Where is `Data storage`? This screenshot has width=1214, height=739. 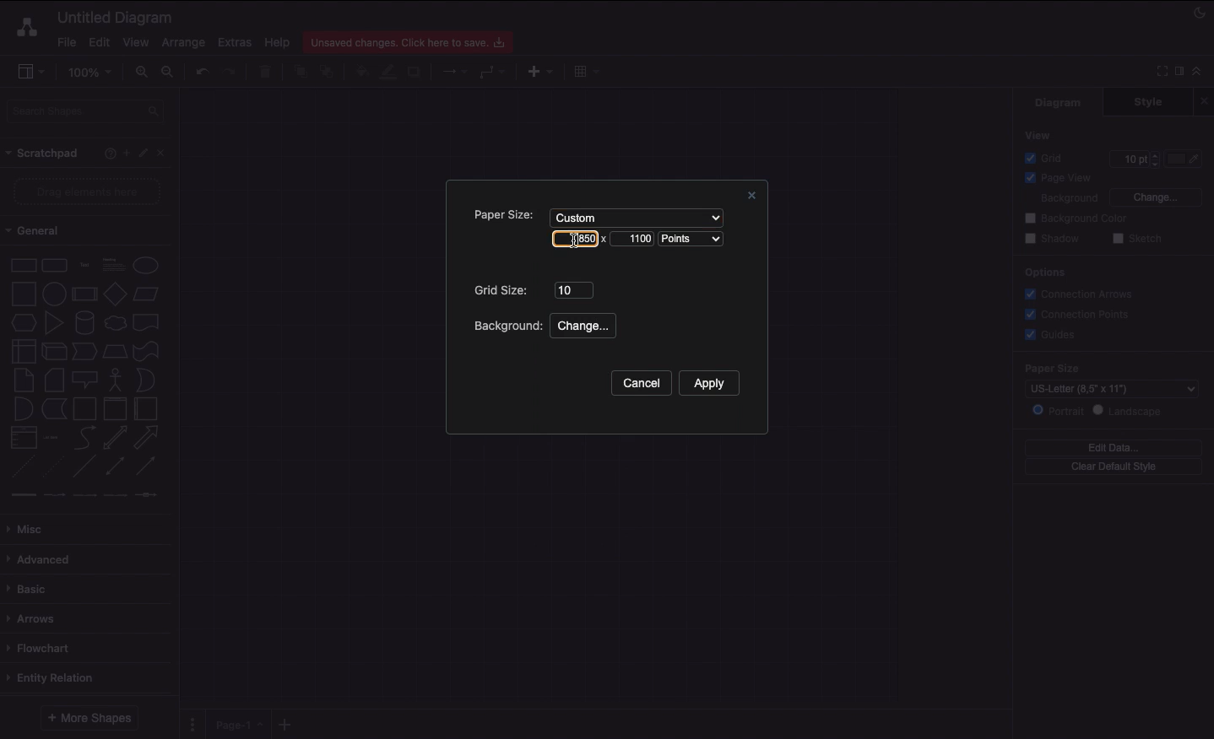
Data storage is located at coordinates (54, 410).